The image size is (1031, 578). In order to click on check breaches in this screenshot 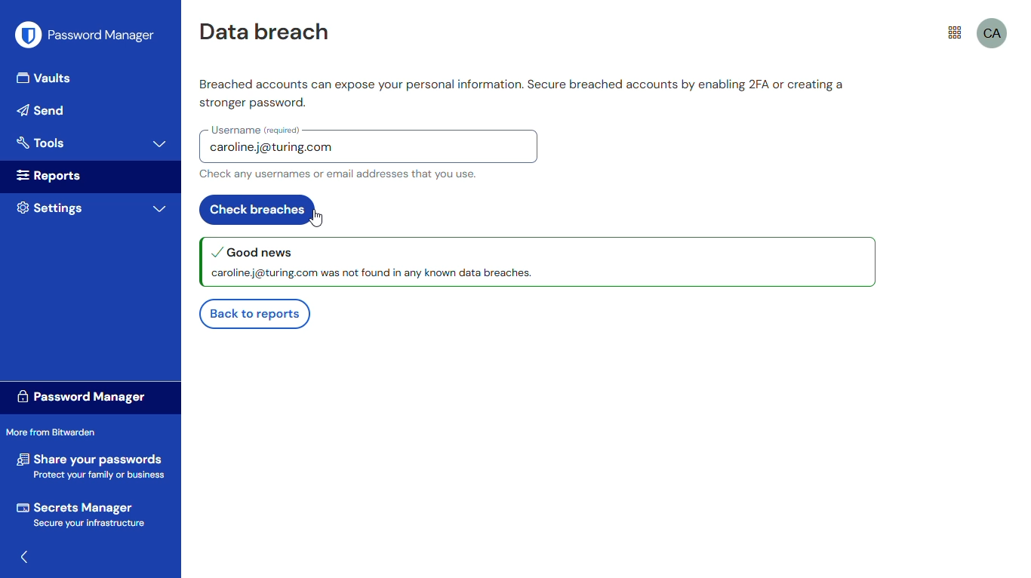, I will do `click(257, 210)`.